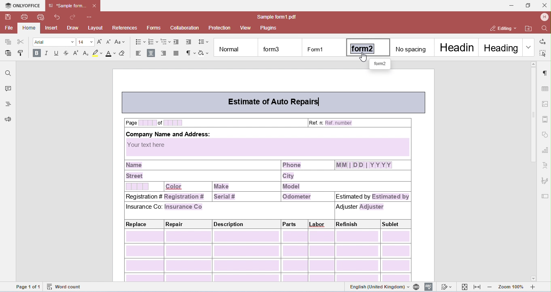 The image size is (551, 292). I want to click on multilevel list, so click(165, 42).